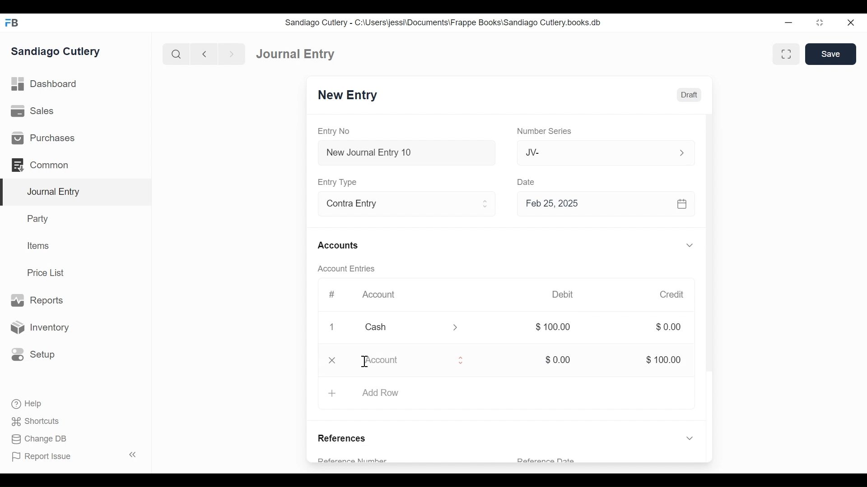  I want to click on Vertical Scroll bar, so click(711, 258).